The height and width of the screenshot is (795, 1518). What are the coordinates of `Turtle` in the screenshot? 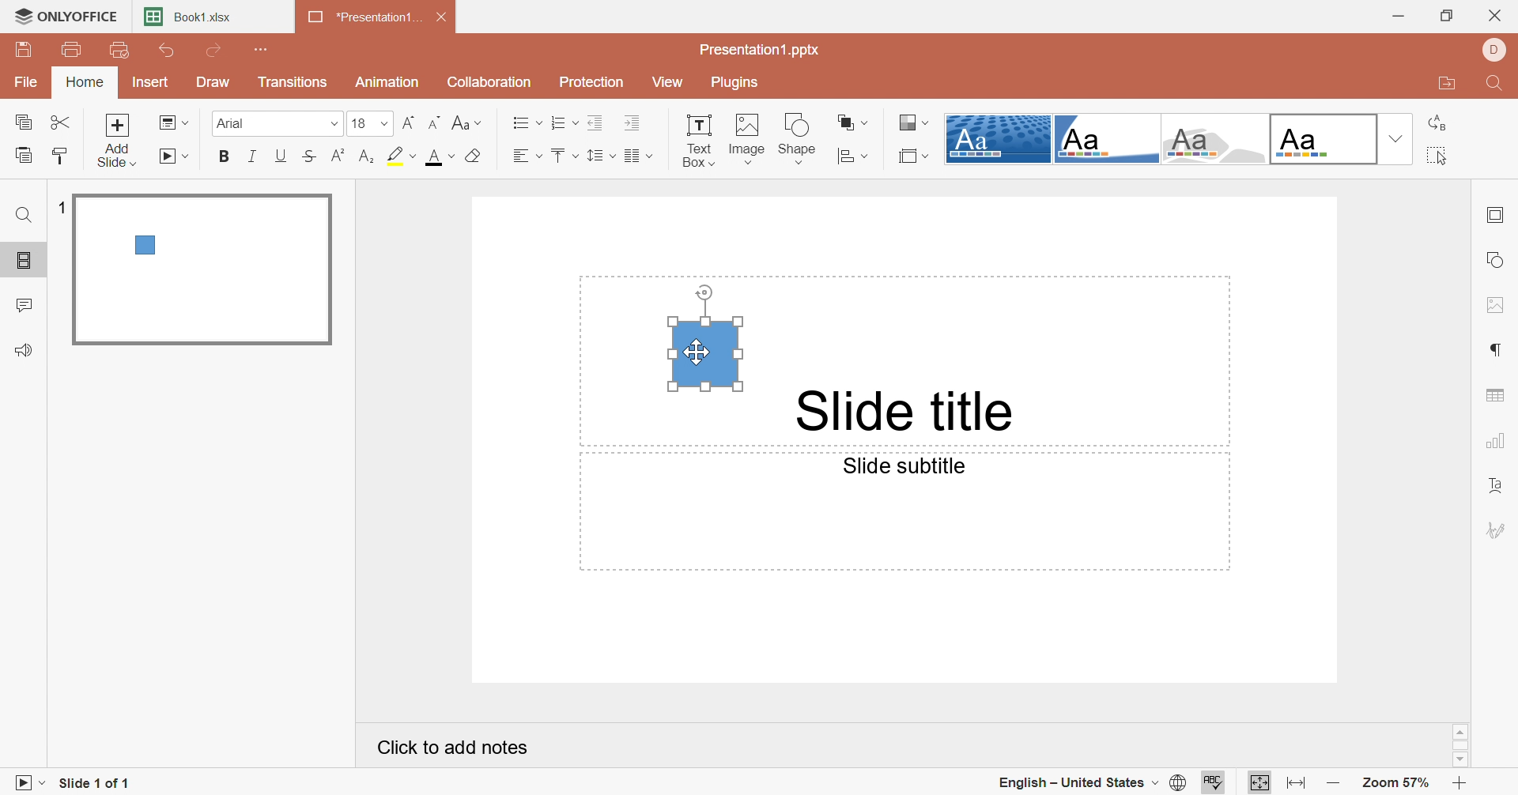 It's located at (1215, 139).